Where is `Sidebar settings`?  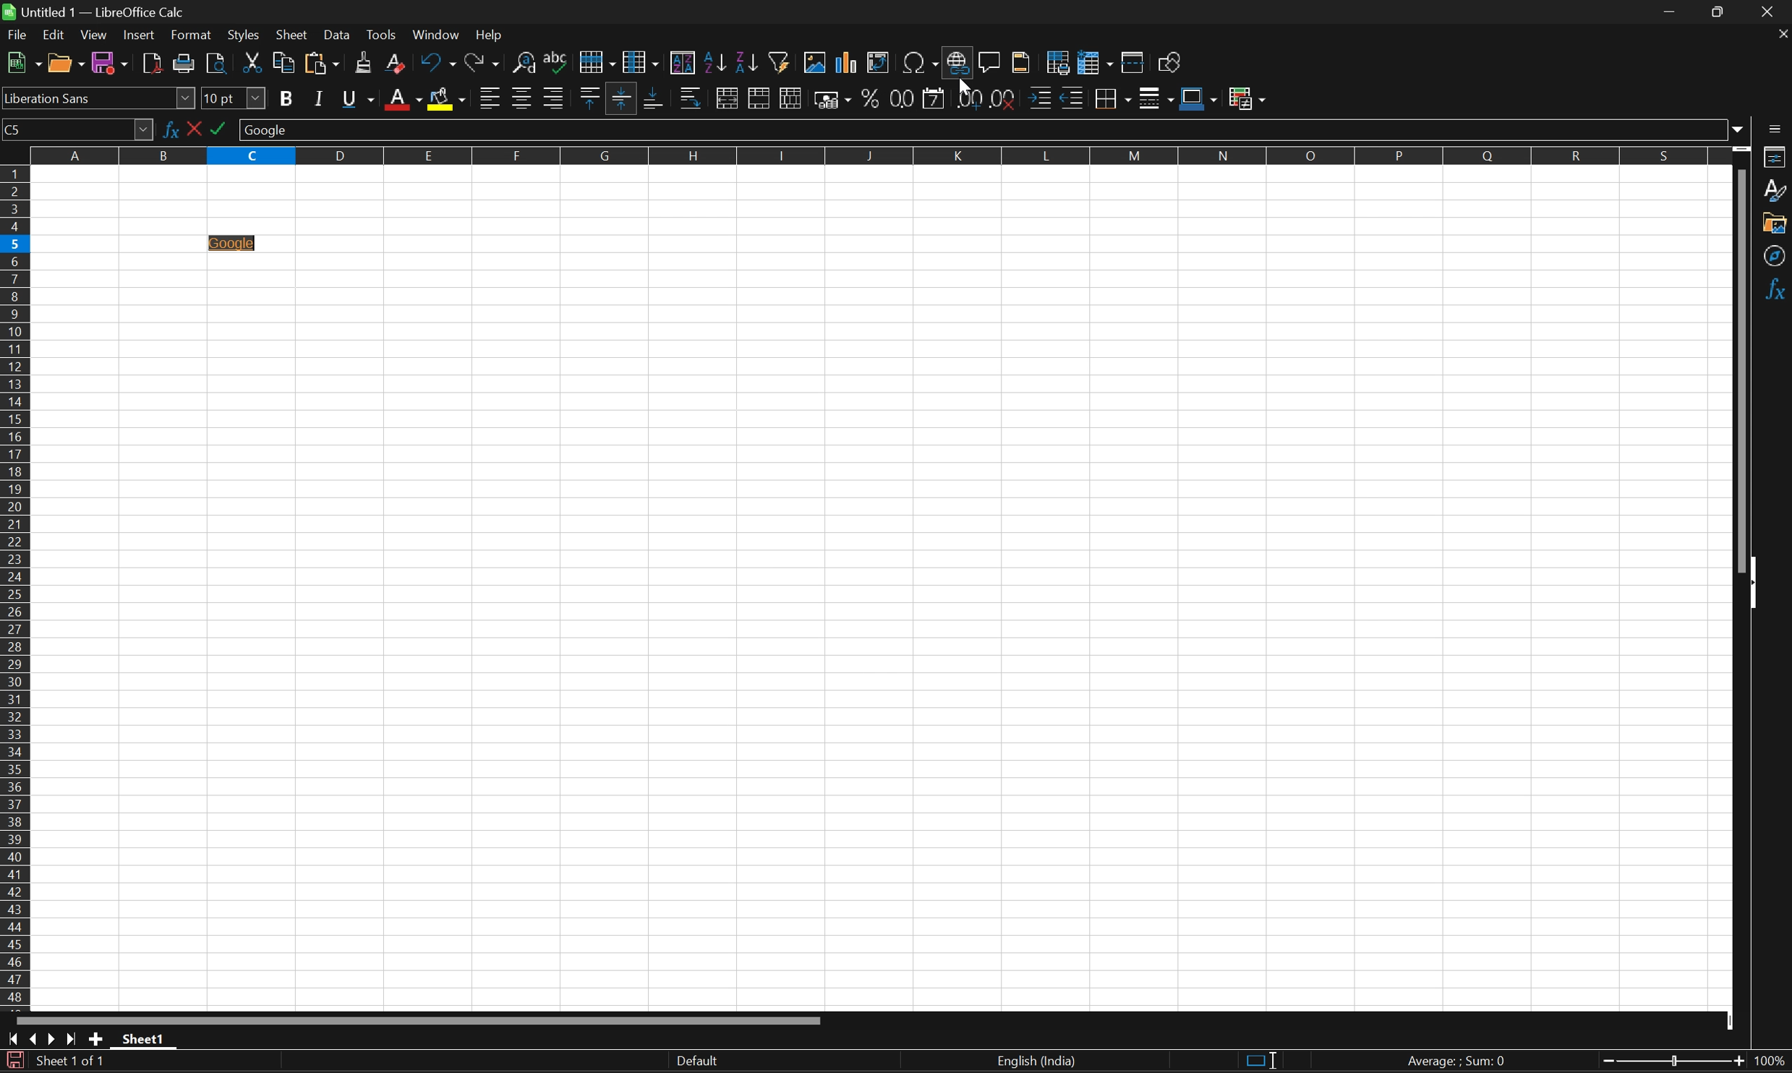 Sidebar settings is located at coordinates (1776, 128).